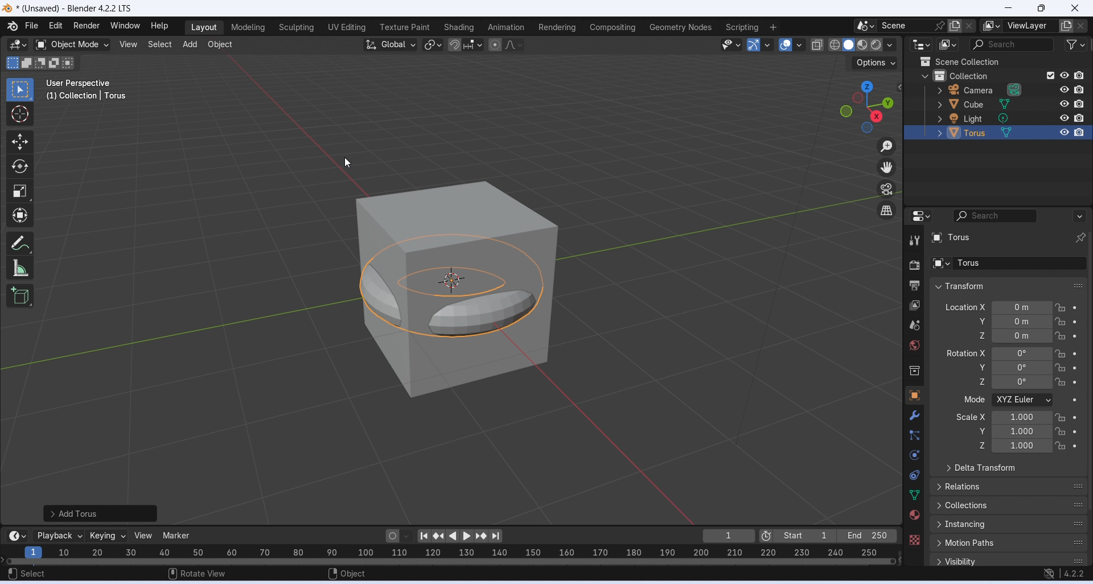 This screenshot has height=584, width=1093. I want to click on Rotation Z, so click(1036, 383).